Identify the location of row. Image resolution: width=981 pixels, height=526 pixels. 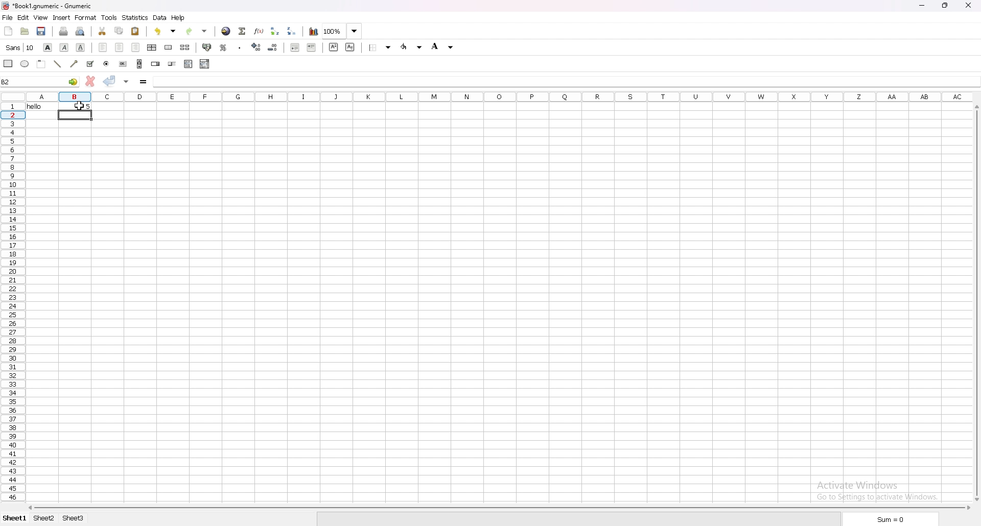
(12, 303).